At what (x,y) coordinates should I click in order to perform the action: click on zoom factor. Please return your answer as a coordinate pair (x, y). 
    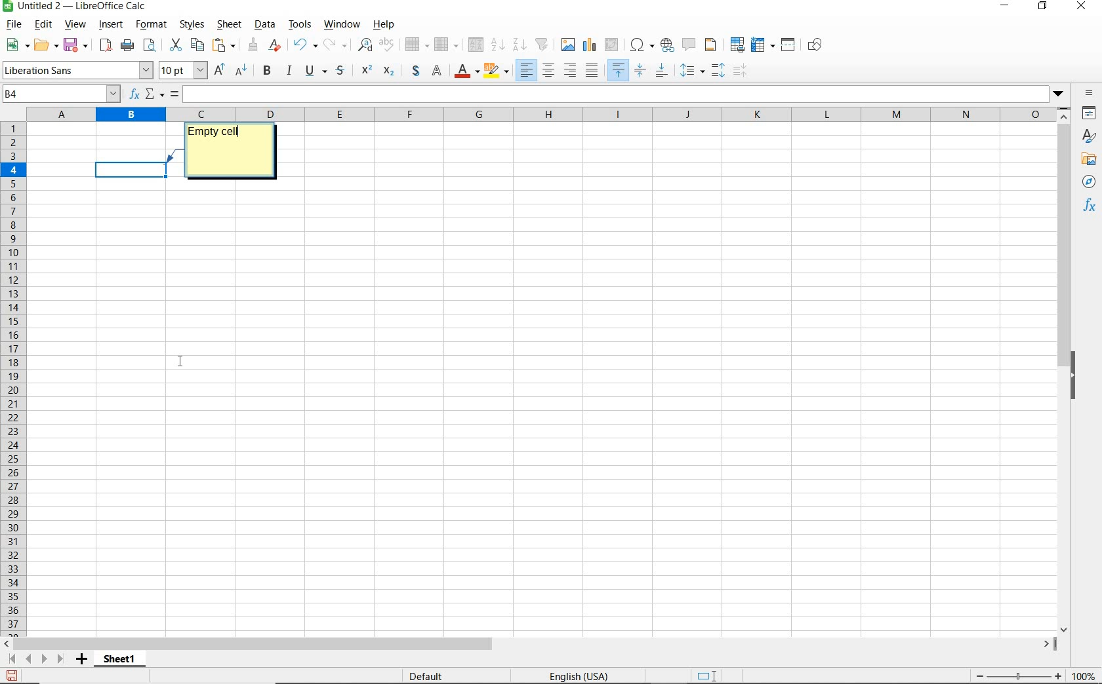
    Looking at the image, I should click on (1084, 677).